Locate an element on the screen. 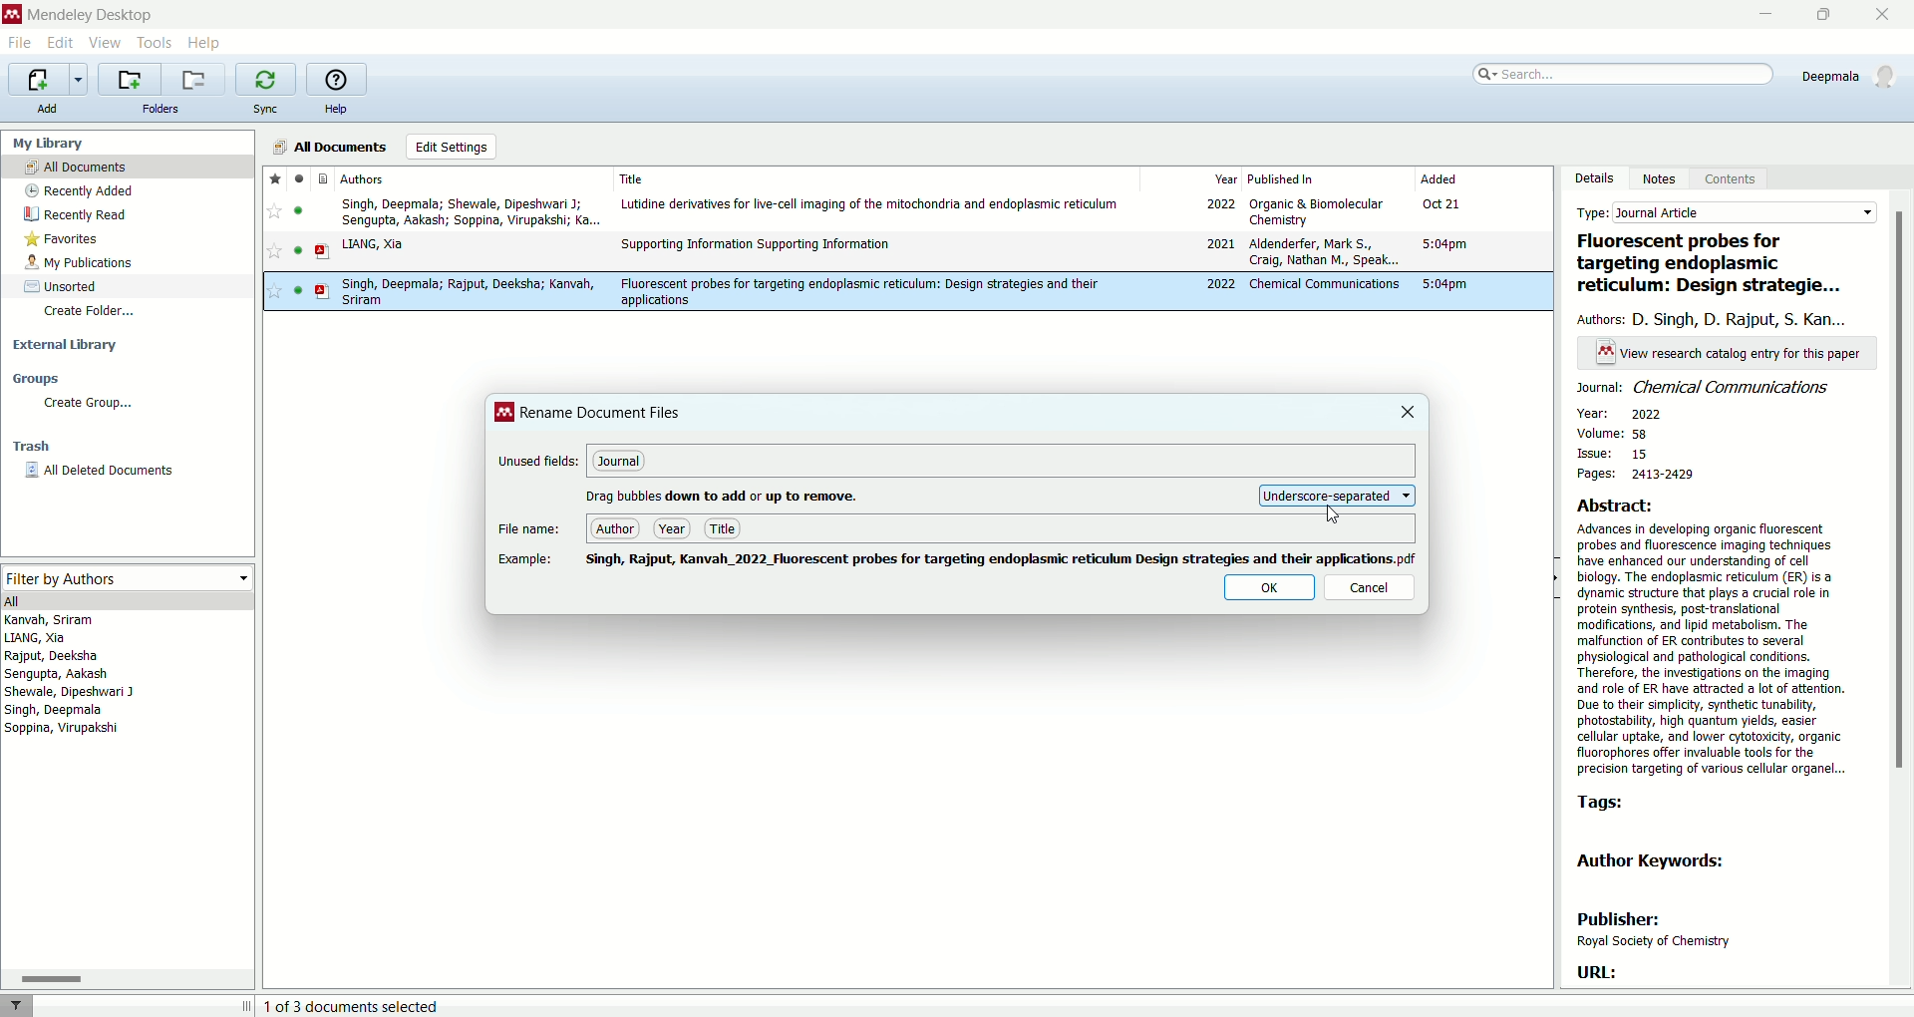  unsorted is located at coordinates (57, 287).